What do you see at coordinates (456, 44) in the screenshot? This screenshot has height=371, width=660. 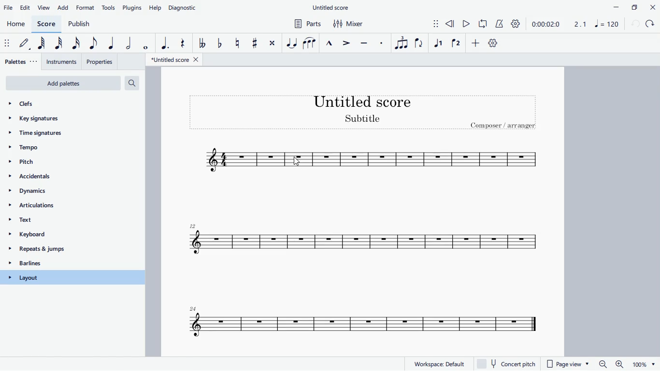 I see `voice 2` at bounding box center [456, 44].